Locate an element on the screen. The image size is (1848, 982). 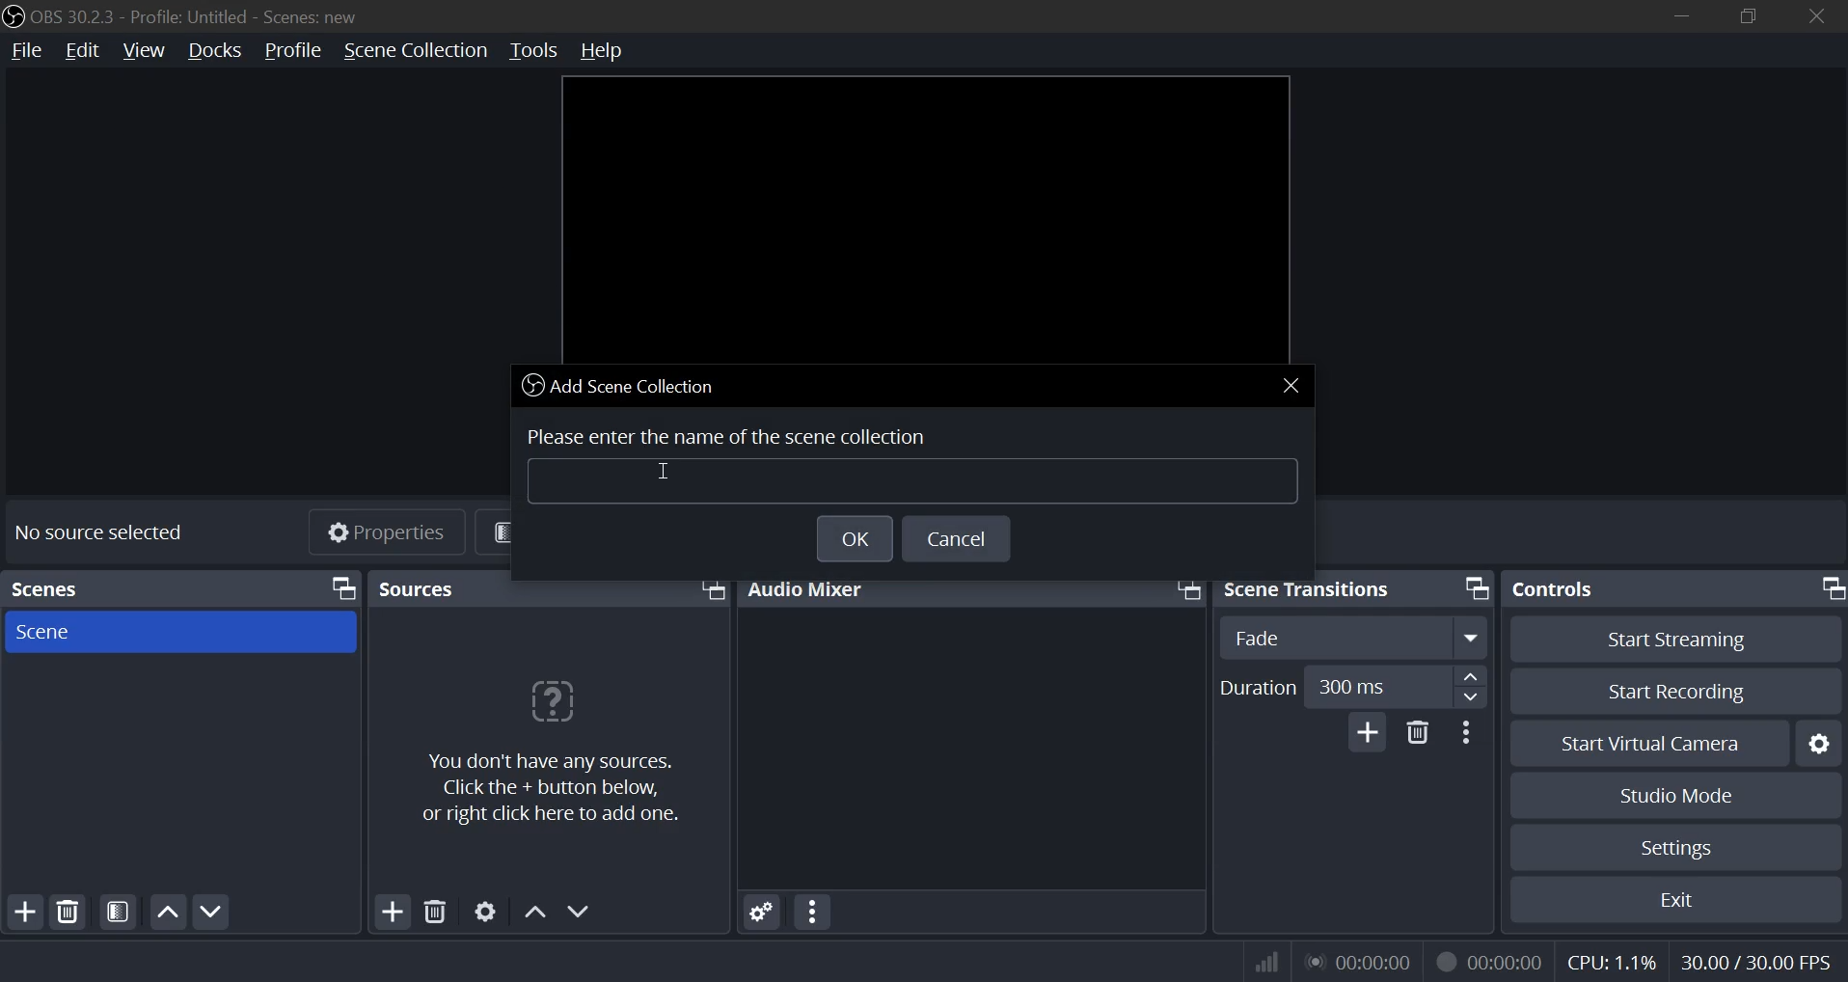
delete is located at coordinates (1418, 736).